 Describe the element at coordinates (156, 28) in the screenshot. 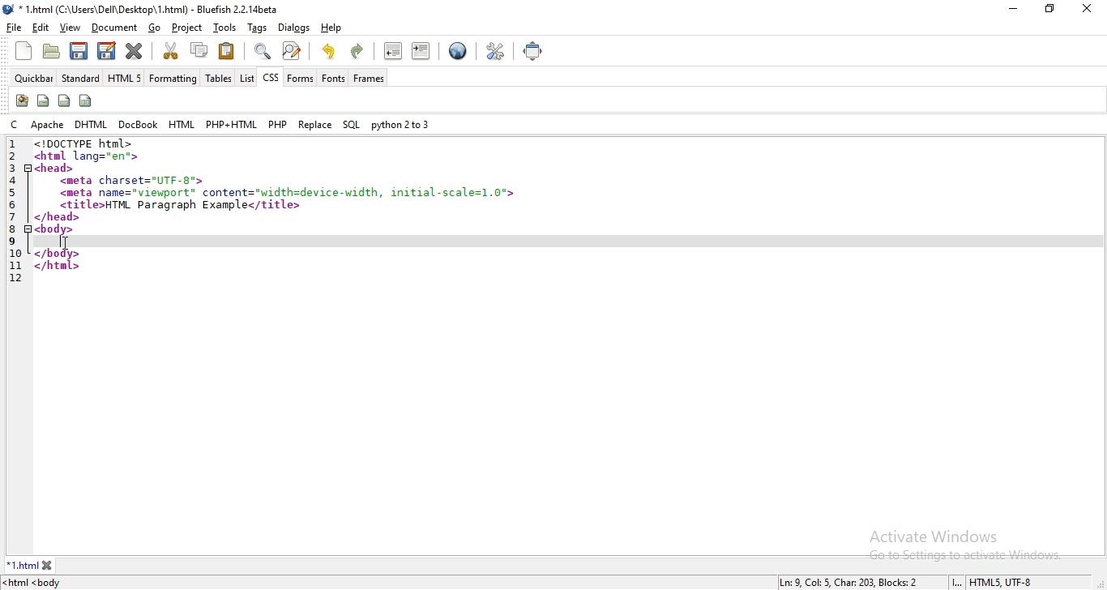

I see `go` at that location.